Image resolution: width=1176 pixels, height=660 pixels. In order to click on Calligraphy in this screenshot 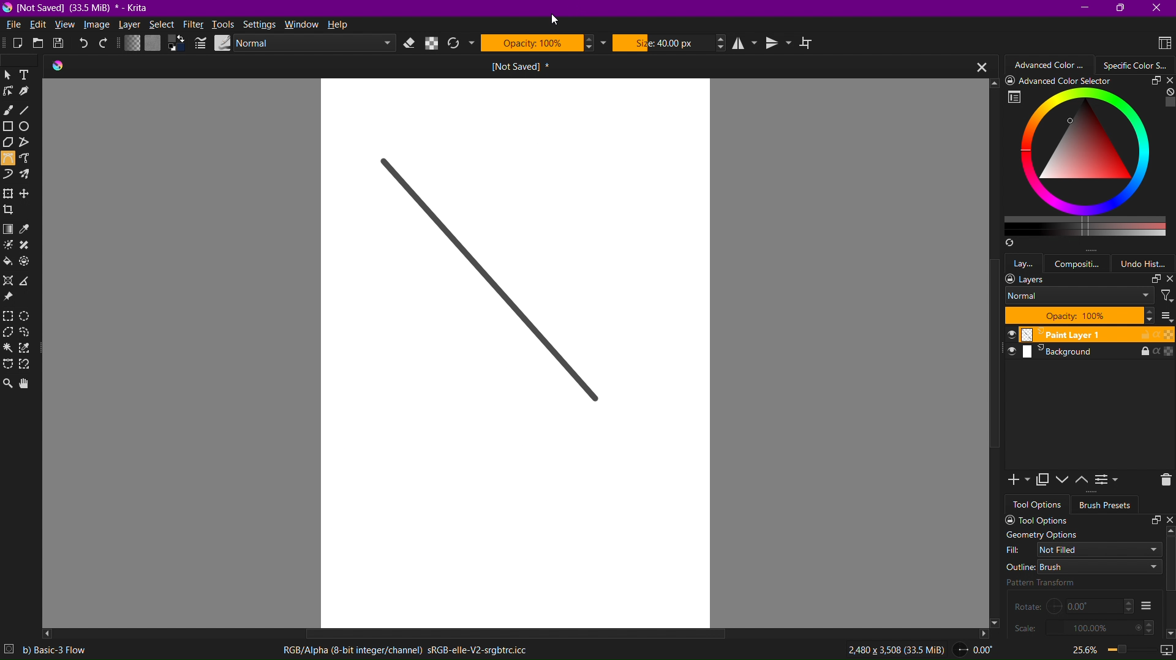, I will do `click(31, 94)`.